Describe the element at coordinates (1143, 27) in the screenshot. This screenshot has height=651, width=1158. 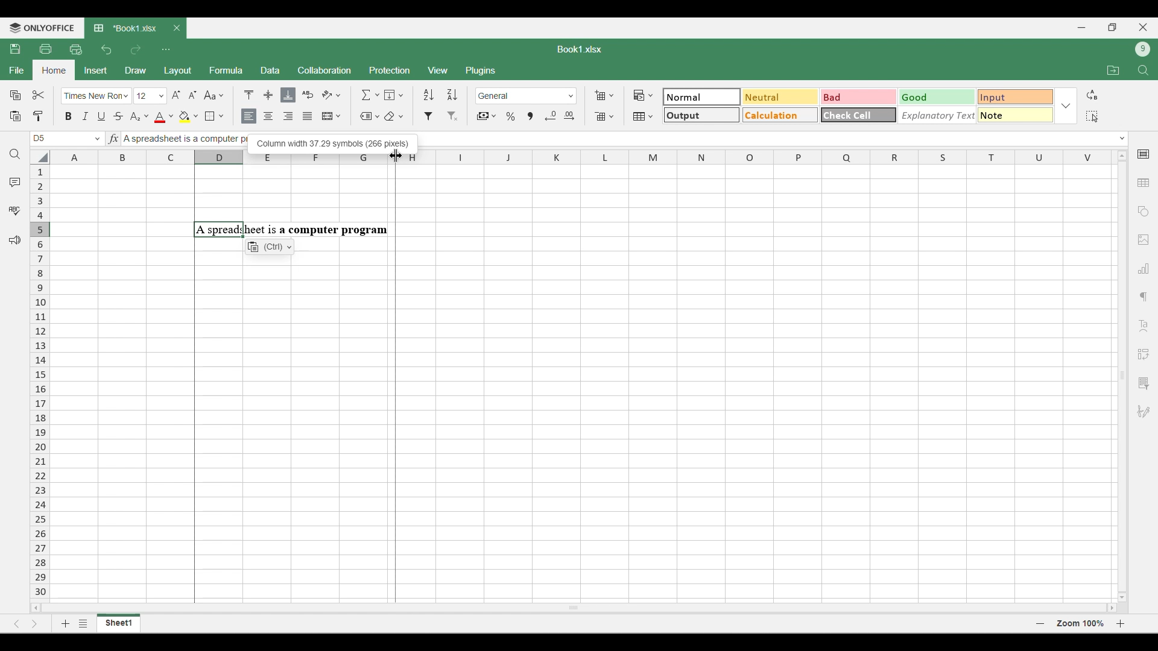
I see `Close interface` at that location.